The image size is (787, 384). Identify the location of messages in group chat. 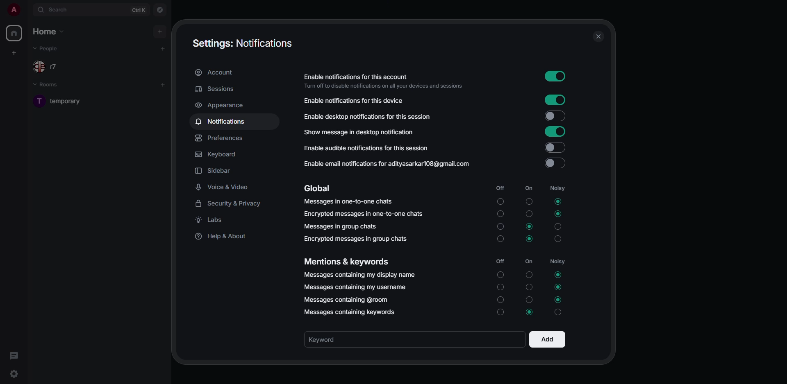
(342, 226).